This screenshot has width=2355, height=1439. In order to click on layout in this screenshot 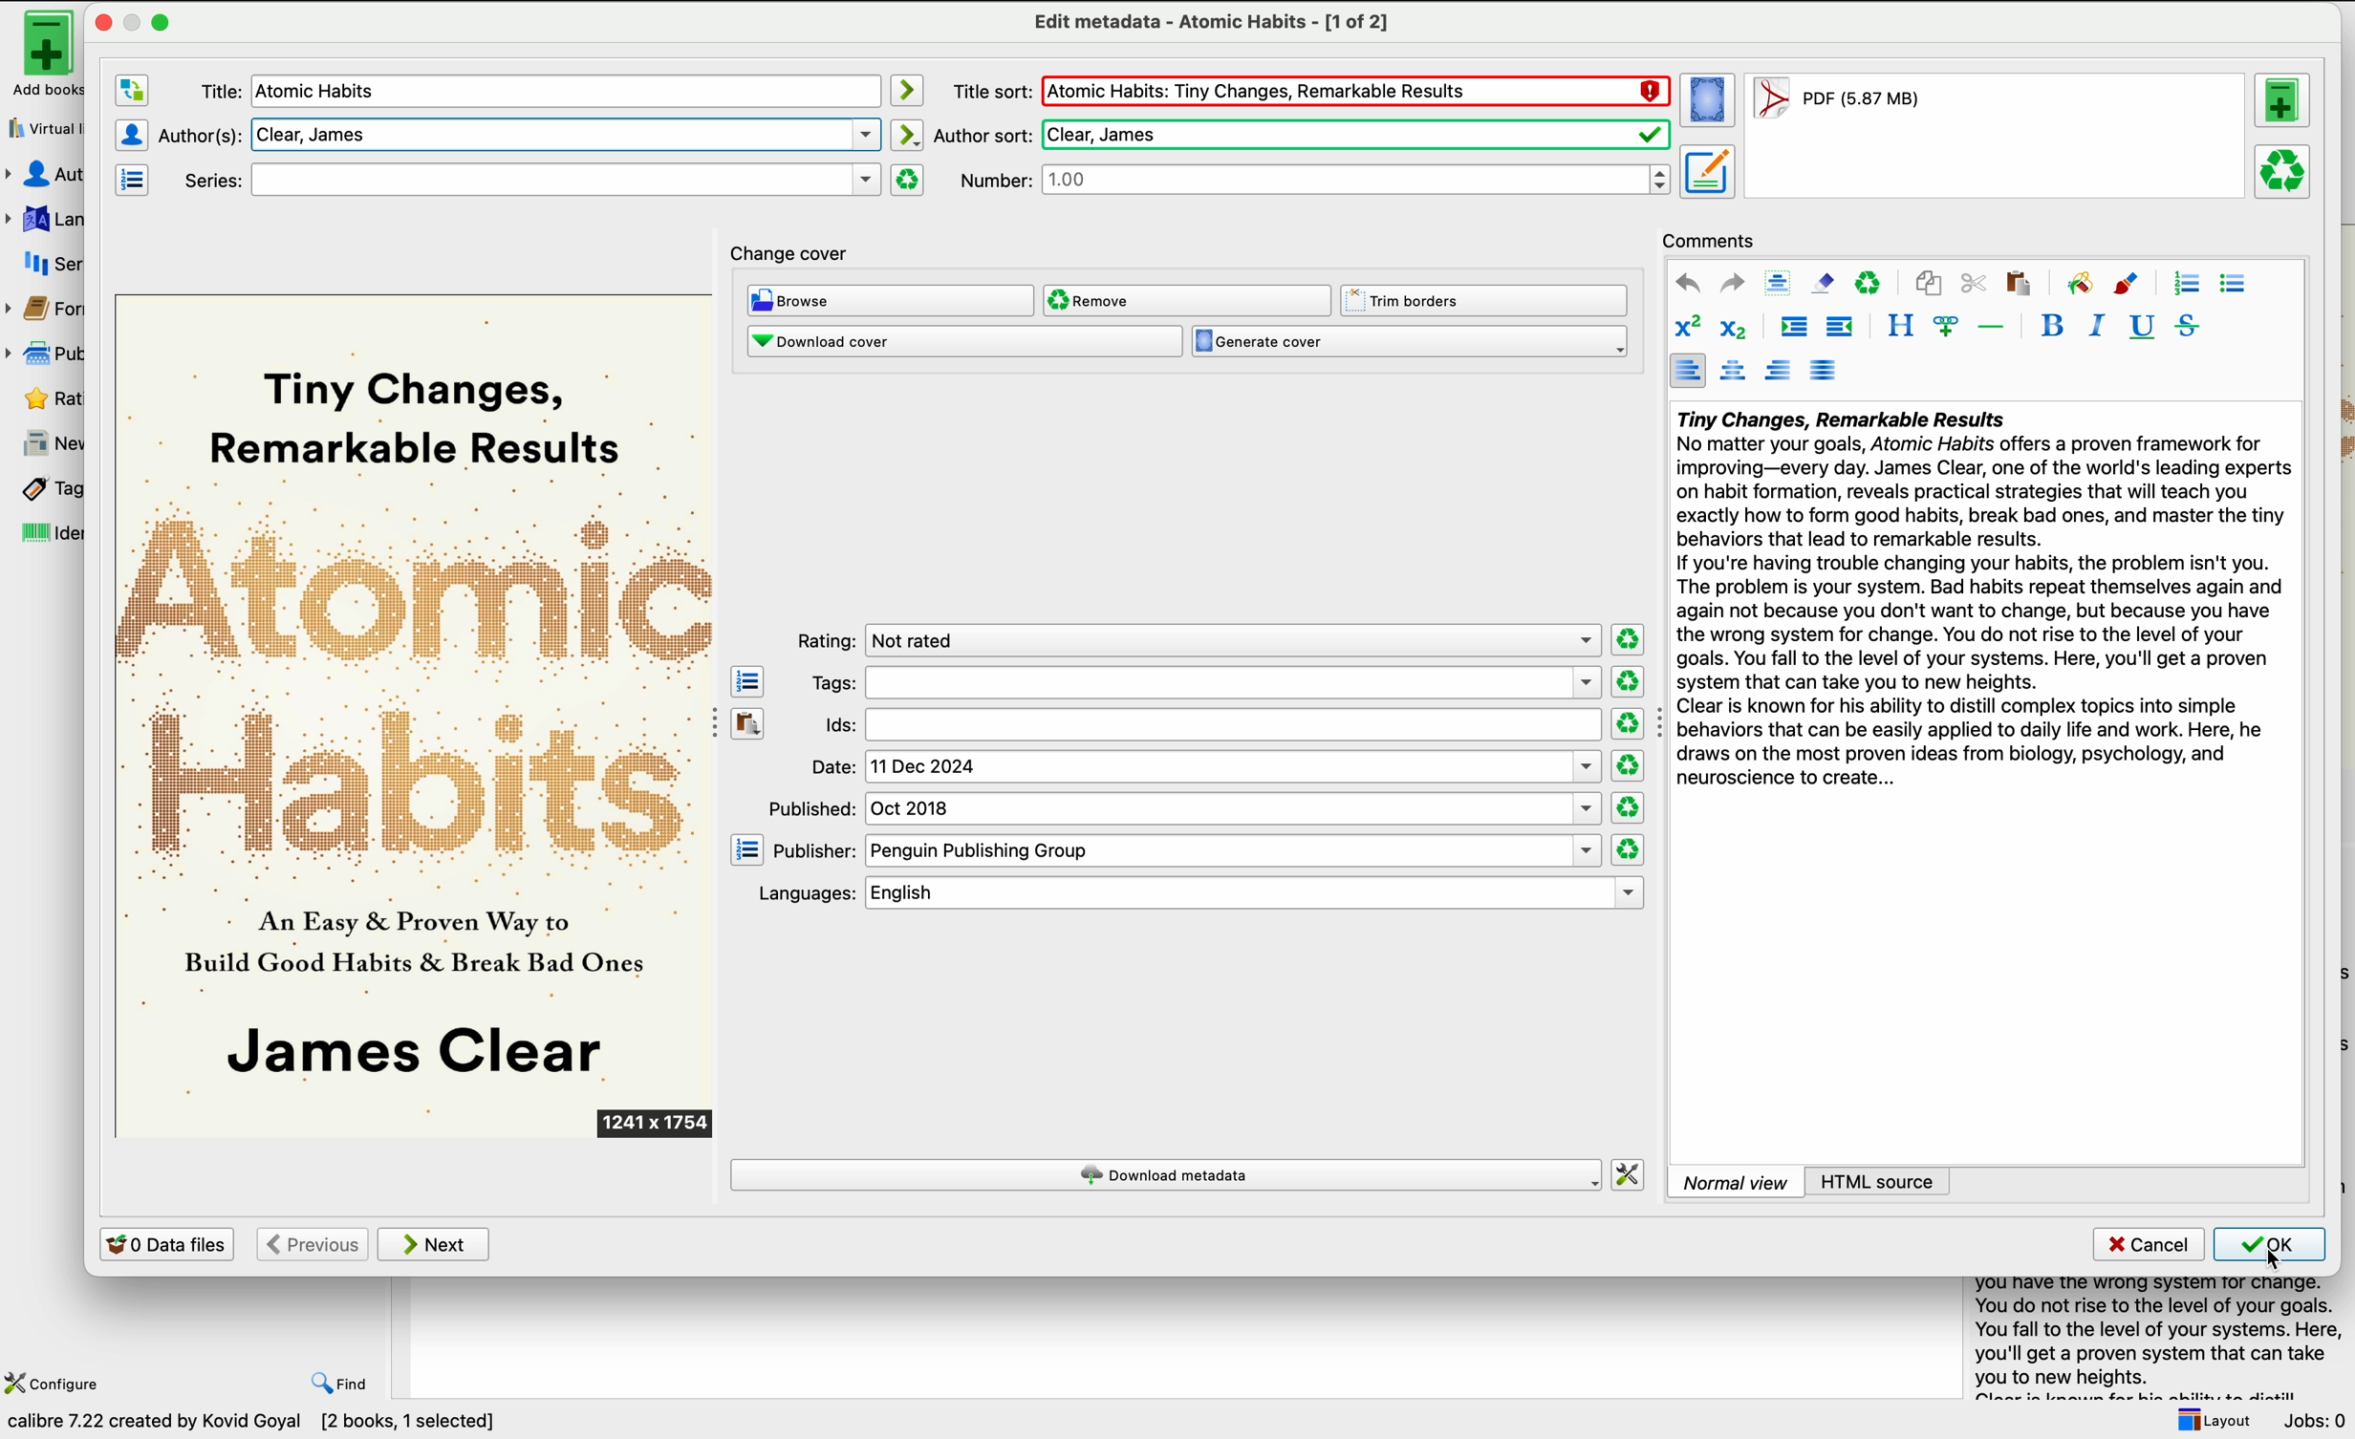, I will do `click(2212, 1420)`.